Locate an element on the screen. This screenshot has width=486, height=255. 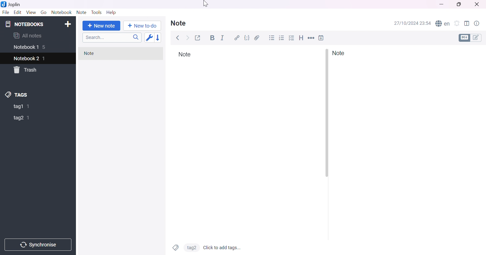
Search icon is located at coordinates (134, 38).